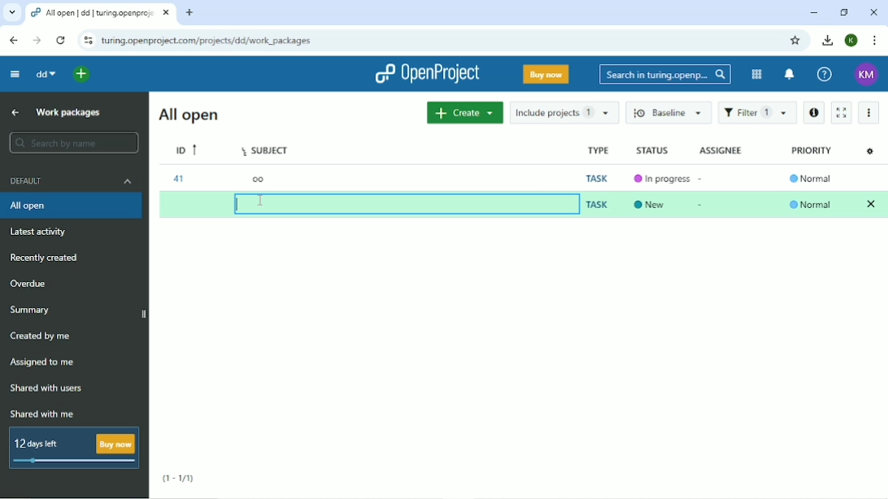  I want to click on dd, so click(46, 74).